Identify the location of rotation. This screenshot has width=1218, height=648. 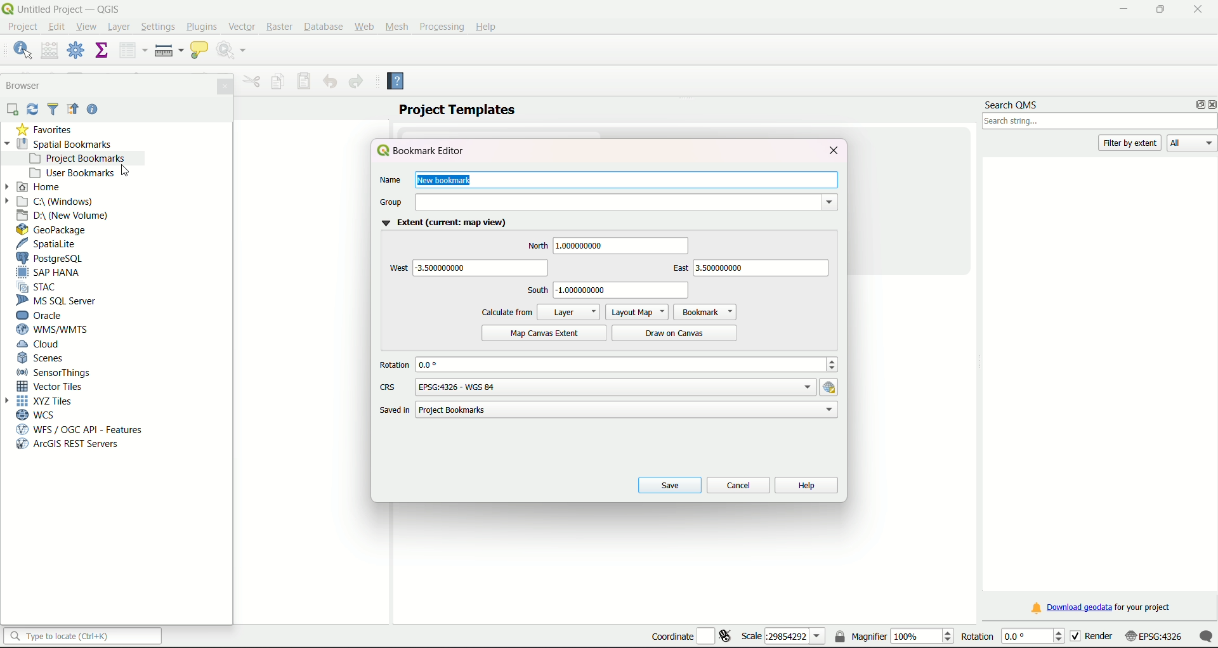
(1014, 636).